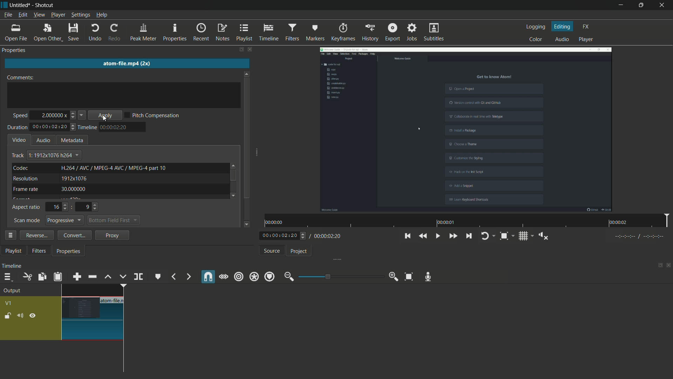 The image size is (673, 379). Describe the element at coordinates (25, 179) in the screenshot. I see `resolution` at that location.